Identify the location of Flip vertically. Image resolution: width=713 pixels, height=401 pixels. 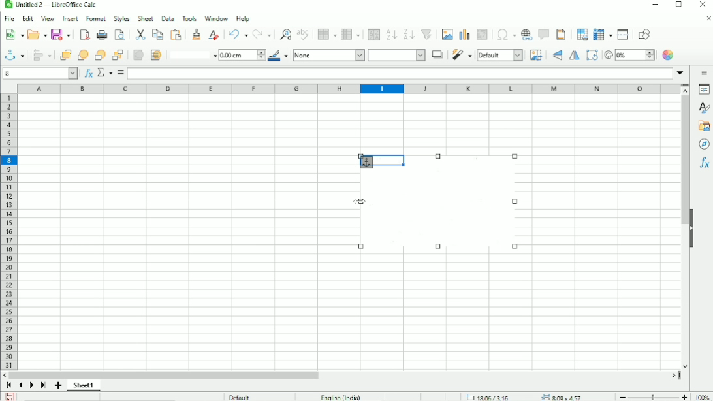
(556, 56).